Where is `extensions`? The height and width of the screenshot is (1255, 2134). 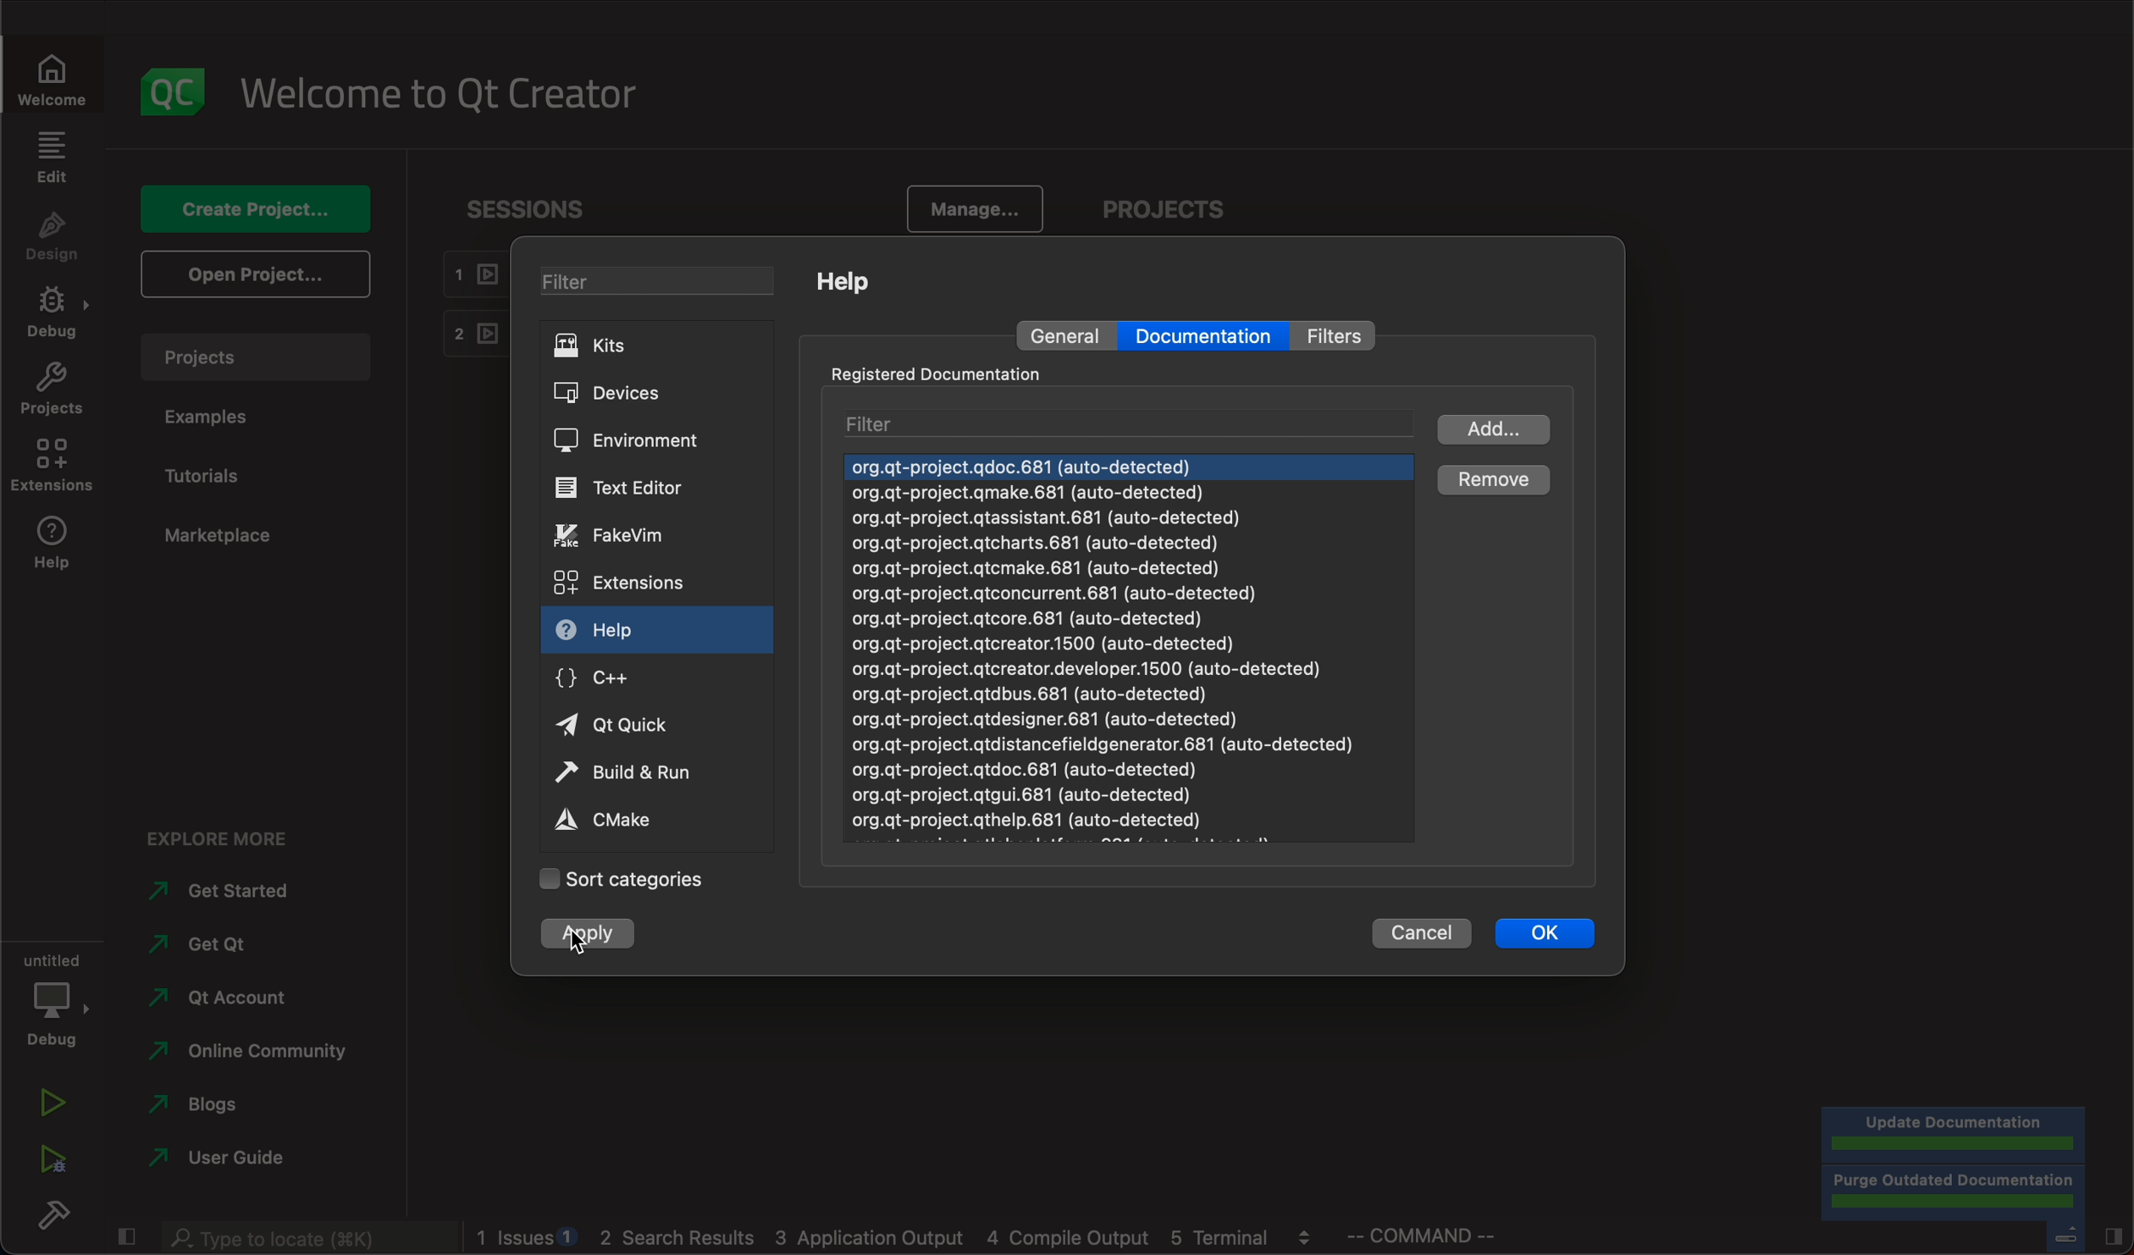 extensions is located at coordinates (59, 465).